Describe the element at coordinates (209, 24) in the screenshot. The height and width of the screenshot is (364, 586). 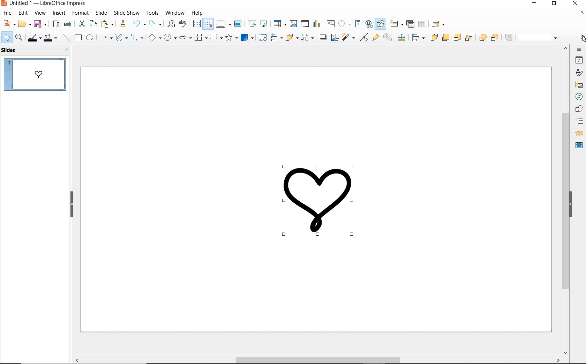
I see `snap to grid` at that location.